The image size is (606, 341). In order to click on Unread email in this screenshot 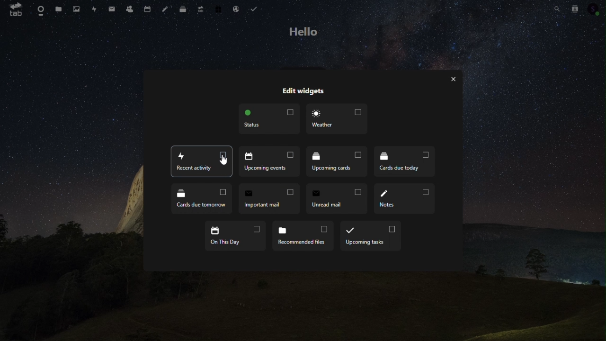, I will do `click(338, 199)`.